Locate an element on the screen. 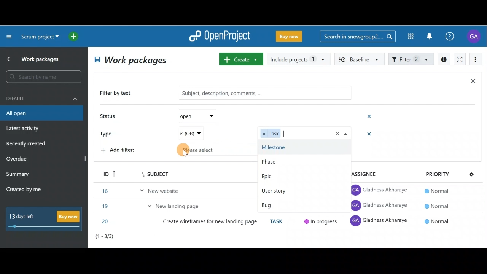  Latest activity is located at coordinates (24, 129).